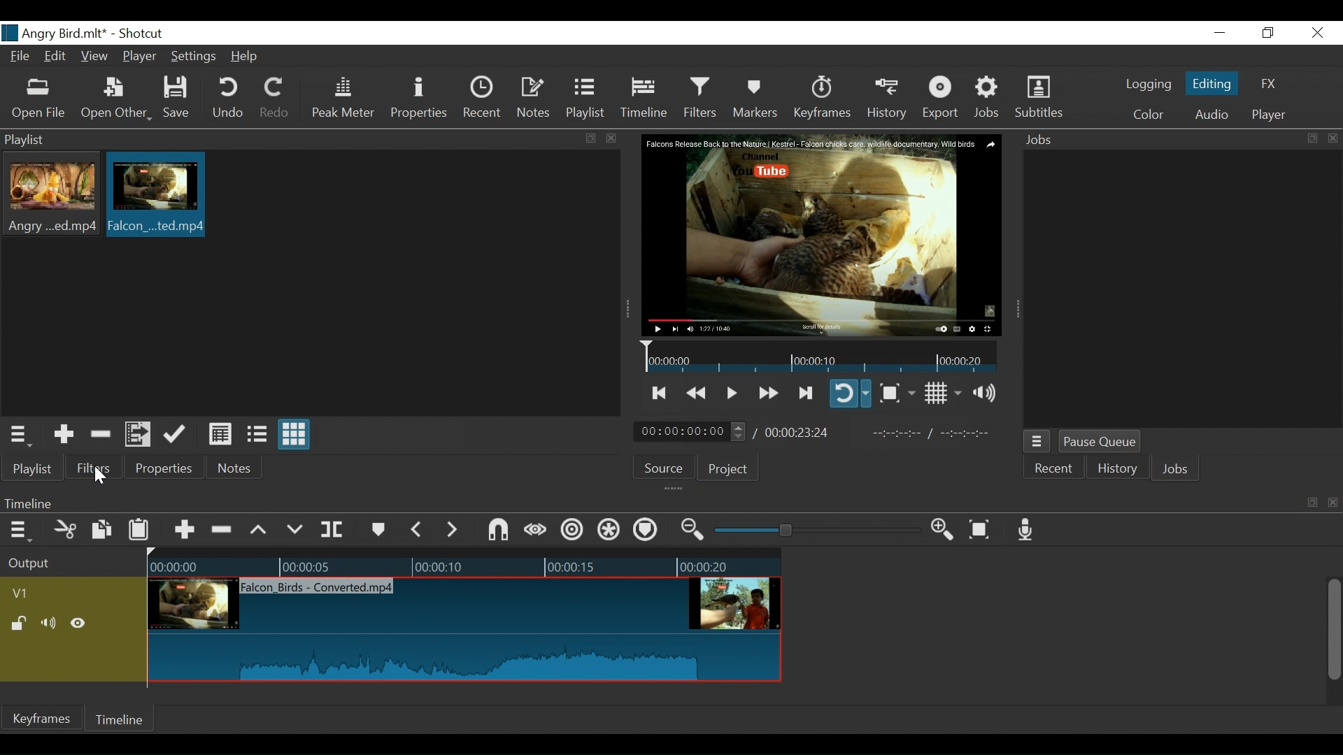  I want to click on Close, so click(1315, 34).